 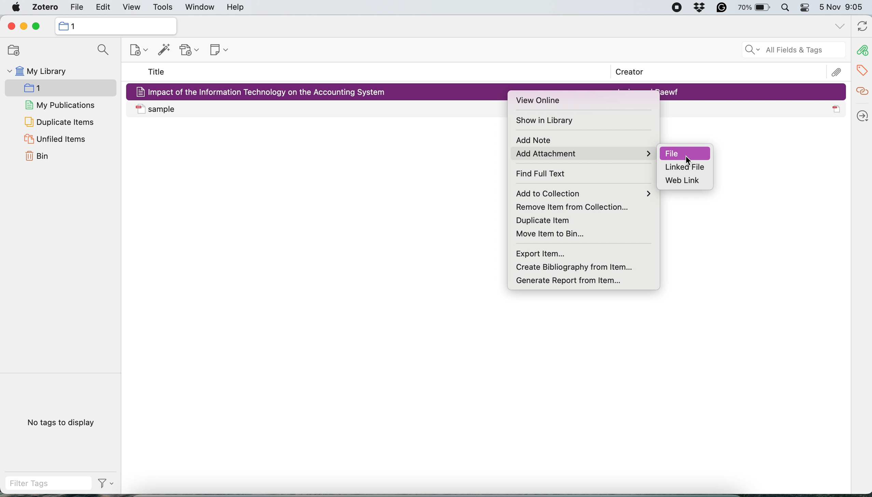 I want to click on filter tags, so click(x=60, y=483).